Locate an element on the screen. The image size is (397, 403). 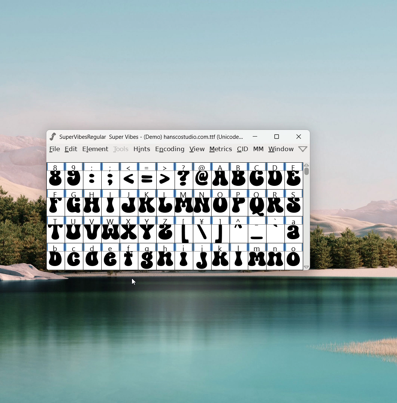
element is located at coordinates (95, 149).